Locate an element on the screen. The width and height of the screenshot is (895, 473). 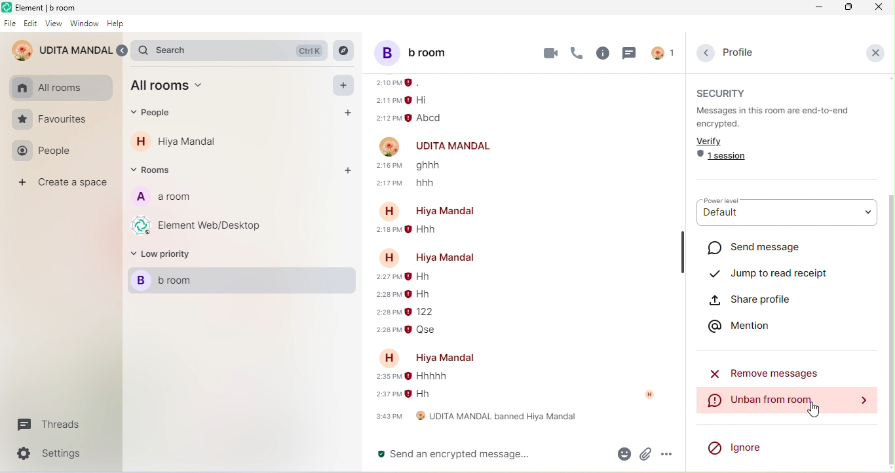
expand is located at coordinates (124, 51).